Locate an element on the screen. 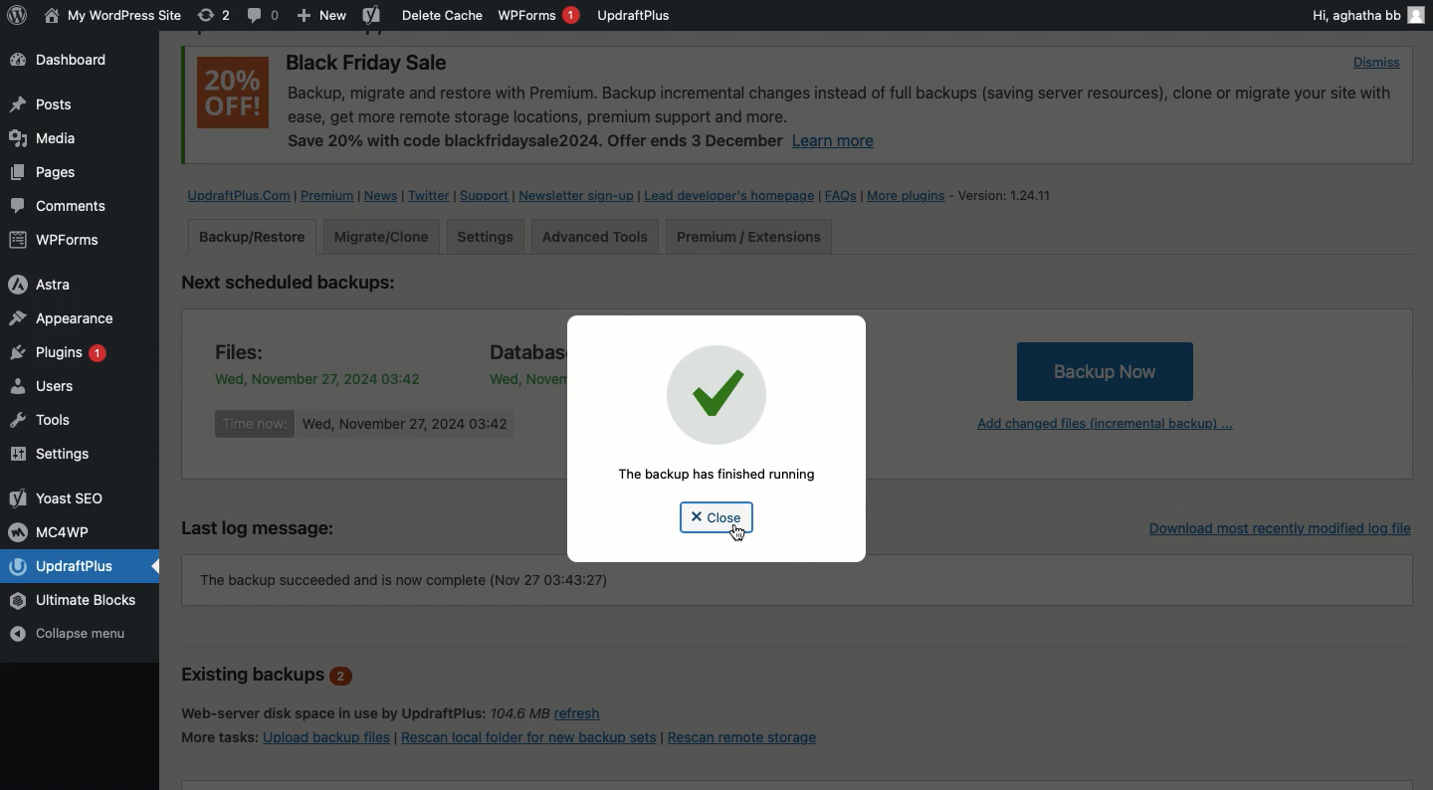 This screenshot has height=790, width=1433. FAQs is located at coordinates (841, 197).